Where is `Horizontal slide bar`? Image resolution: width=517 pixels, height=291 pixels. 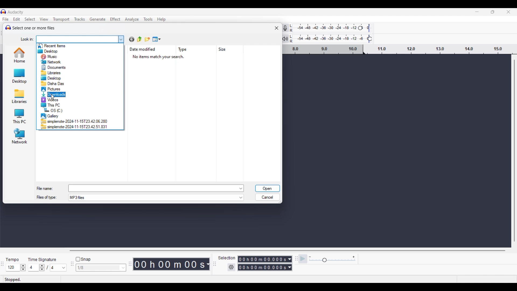 Horizontal slide bar is located at coordinates (287, 251).